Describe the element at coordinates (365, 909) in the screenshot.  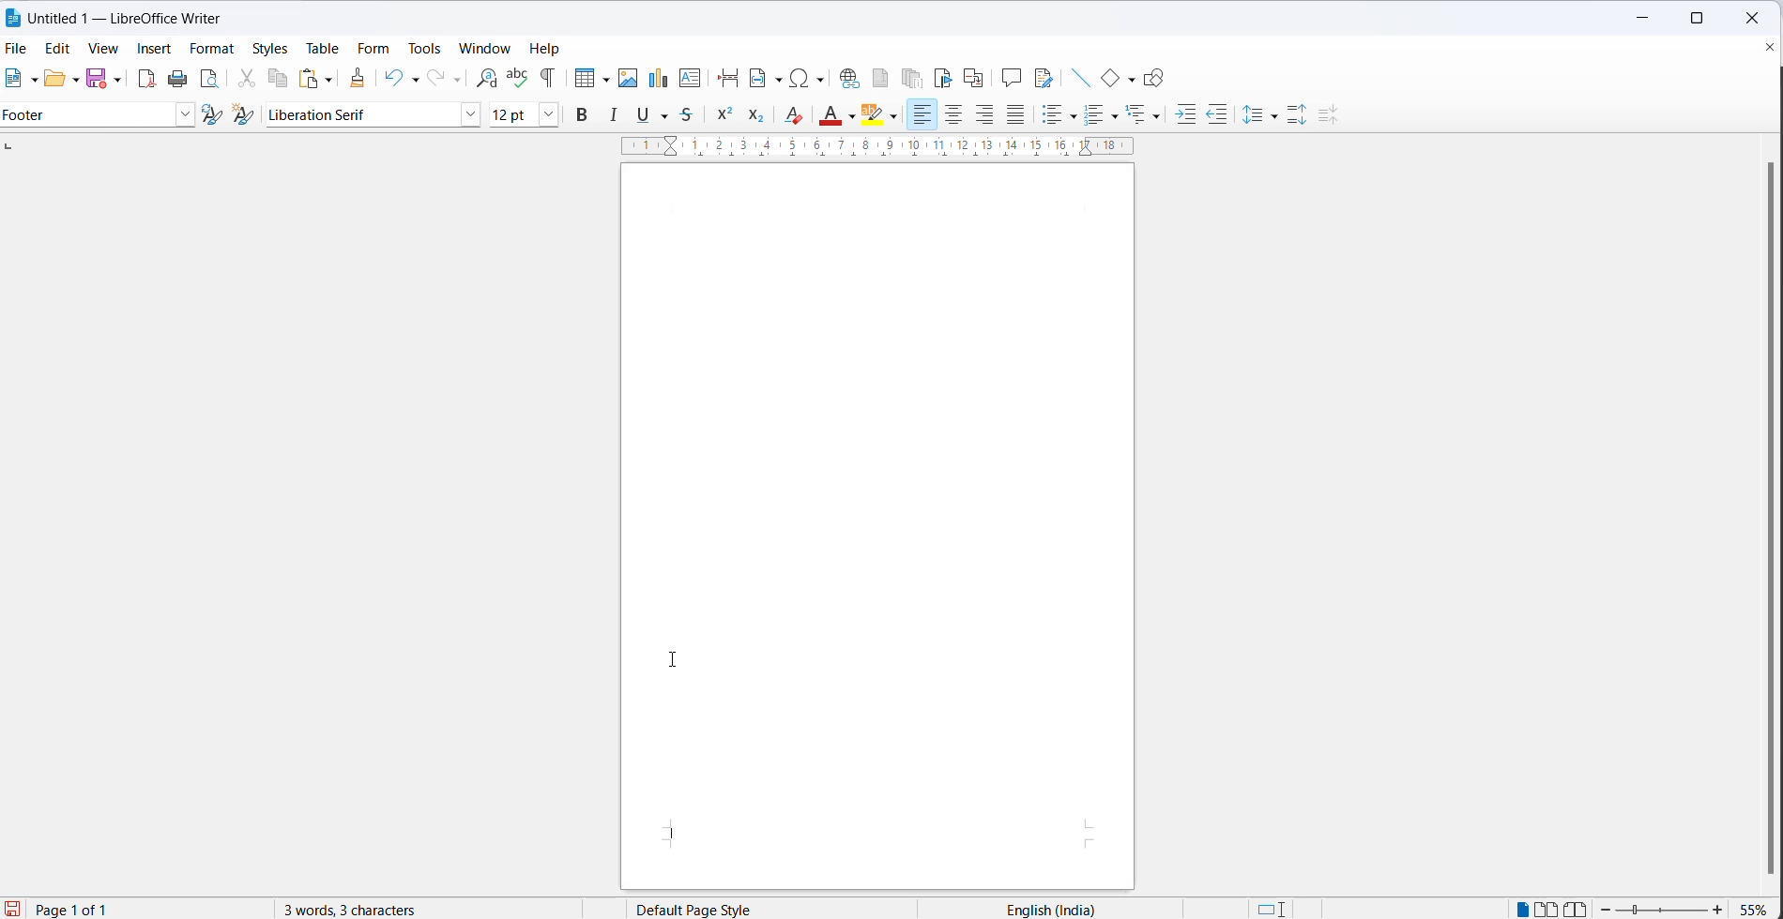
I see `3 words, 3 characters ` at that location.